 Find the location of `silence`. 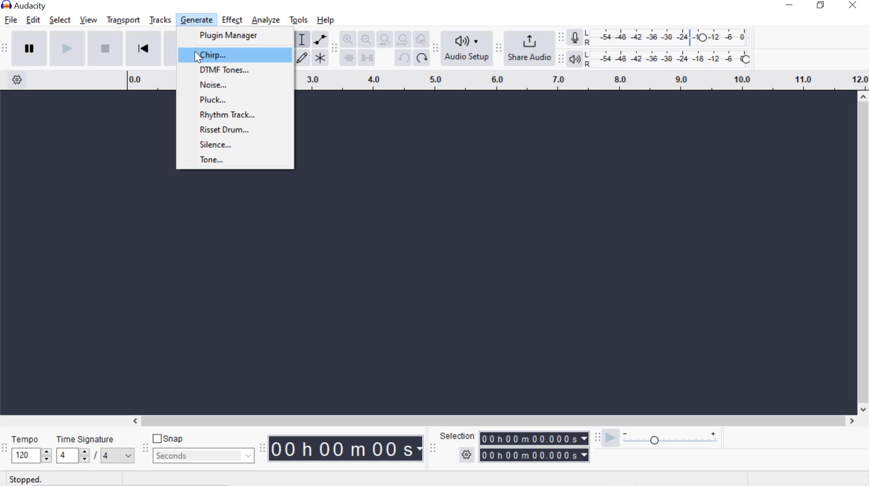

silence is located at coordinates (235, 146).